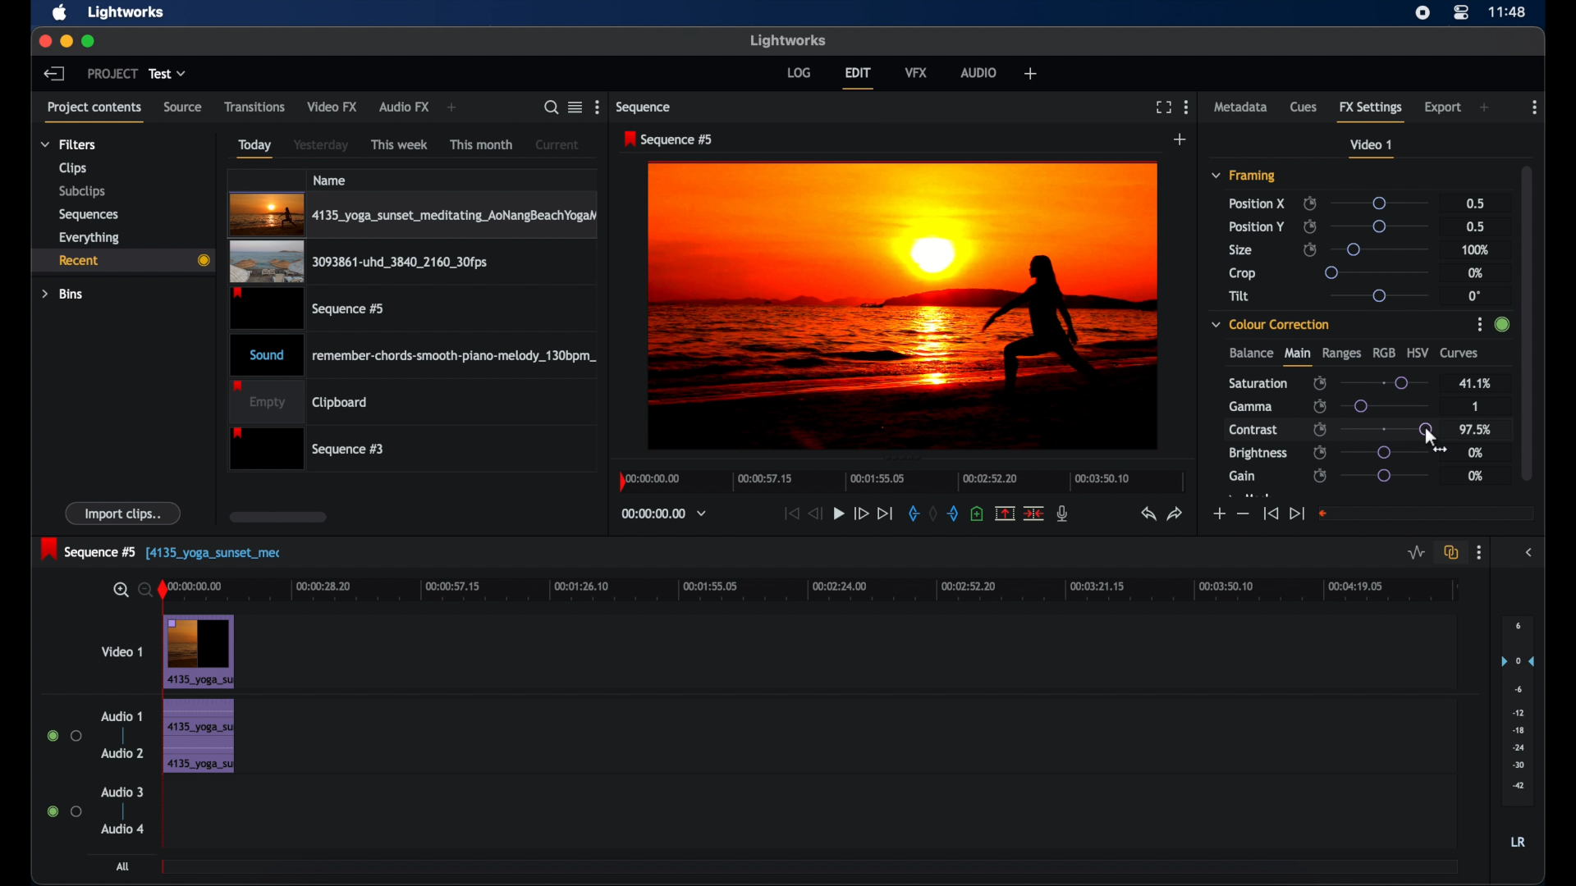  I want to click on empty field, so click(1427, 513).